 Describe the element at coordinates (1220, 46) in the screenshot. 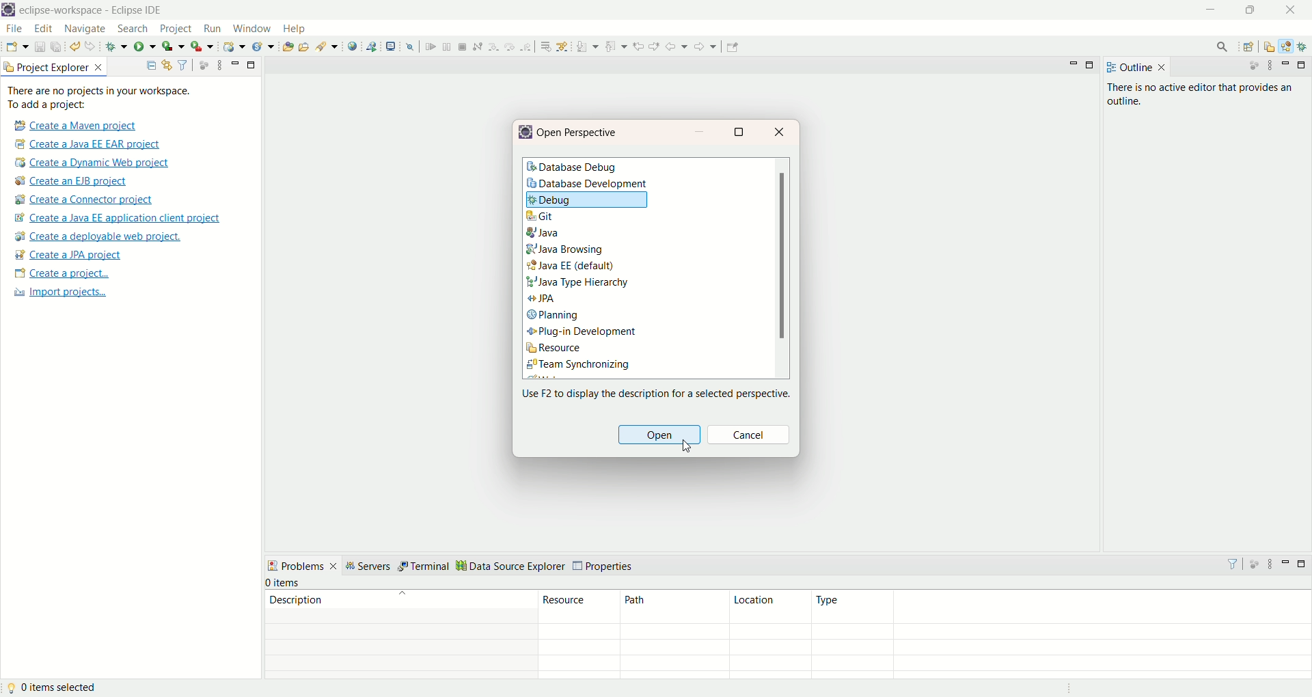

I see `search` at that location.